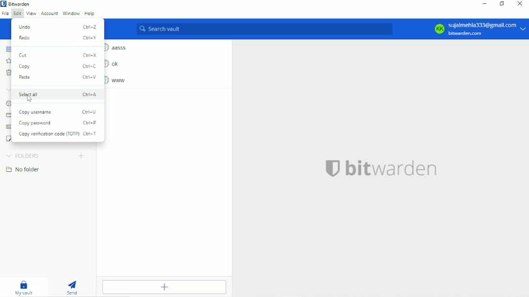 This screenshot has width=529, height=297. Describe the element at coordinates (61, 134) in the screenshot. I see `Copy verification code` at that location.